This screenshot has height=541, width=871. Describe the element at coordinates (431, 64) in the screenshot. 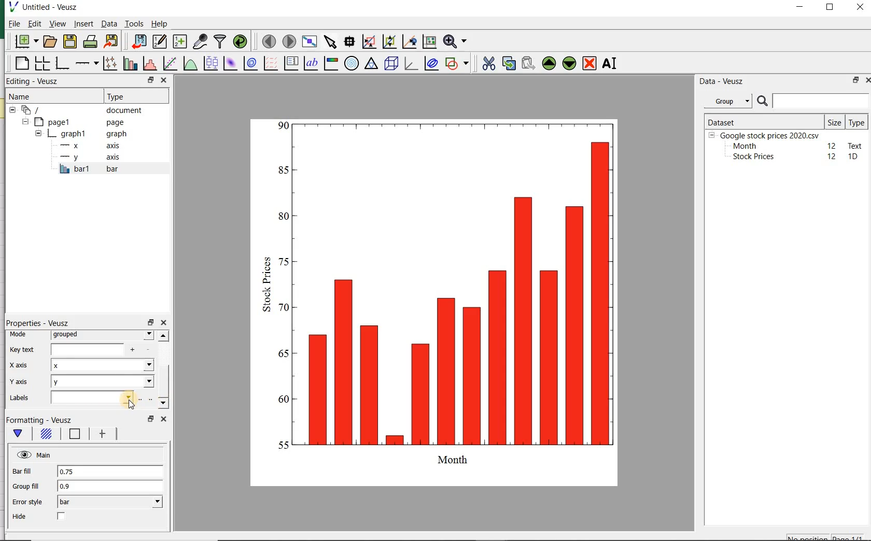

I see `plot covariance ellipses` at that location.